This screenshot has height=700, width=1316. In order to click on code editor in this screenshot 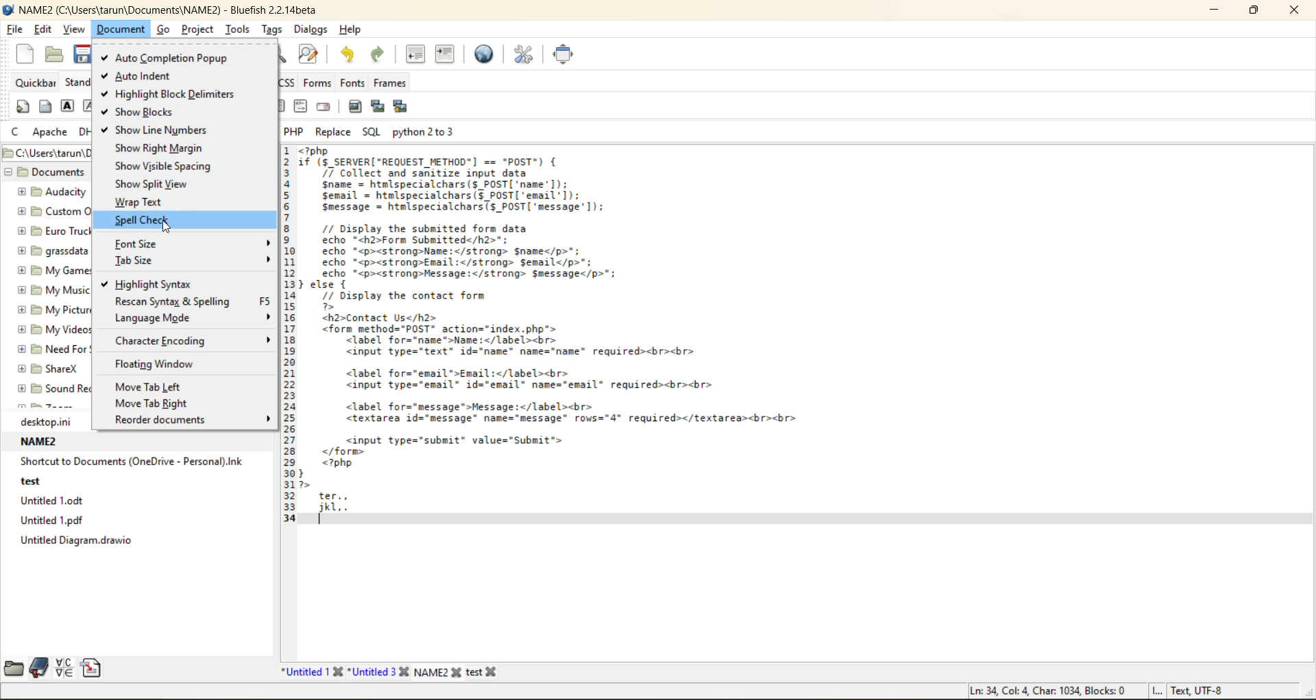, I will do `click(558, 336)`.